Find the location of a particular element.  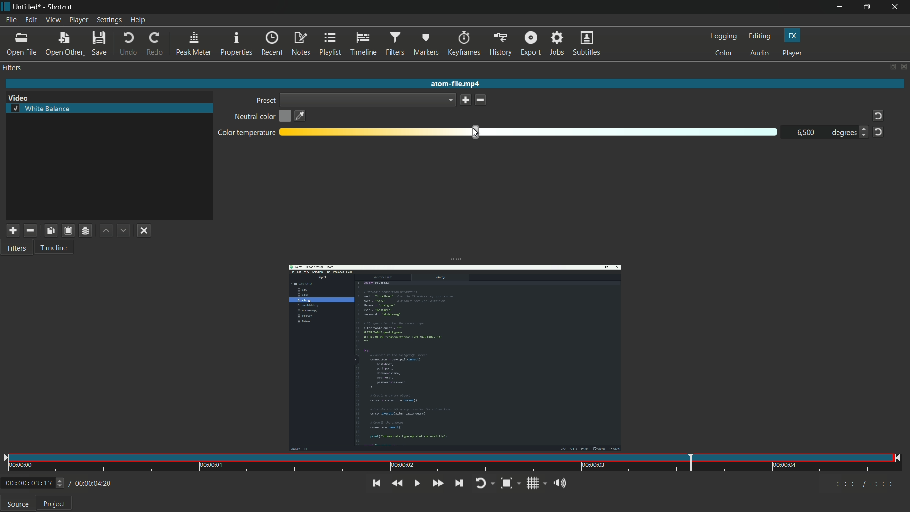

filters is located at coordinates (13, 69).